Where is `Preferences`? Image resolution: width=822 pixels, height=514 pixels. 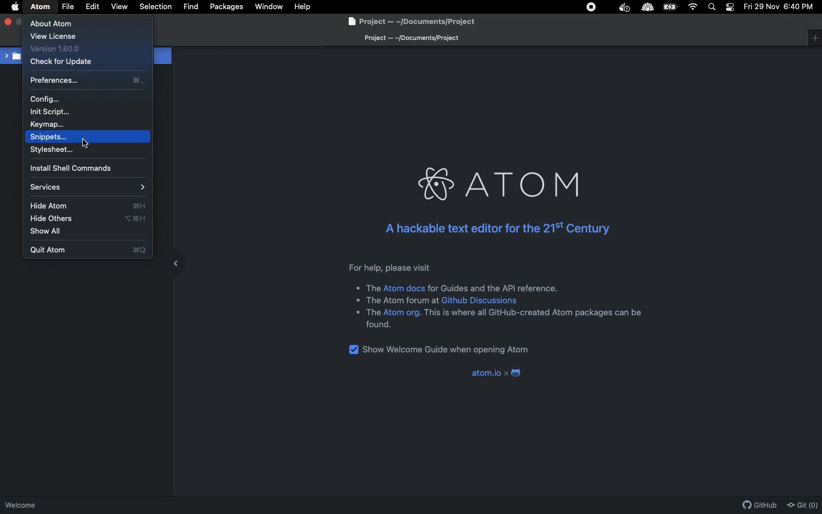
Preferences is located at coordinates (87, 81).